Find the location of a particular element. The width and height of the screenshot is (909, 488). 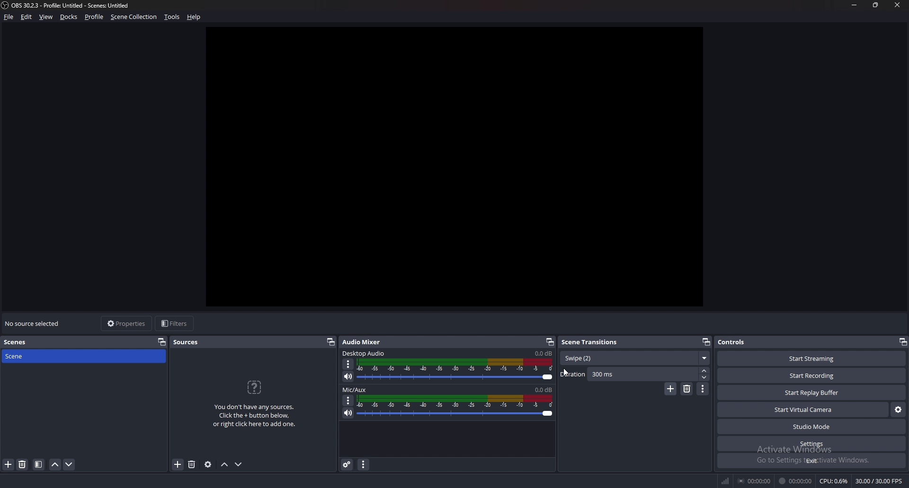

network is located at coordinates (727, 480).